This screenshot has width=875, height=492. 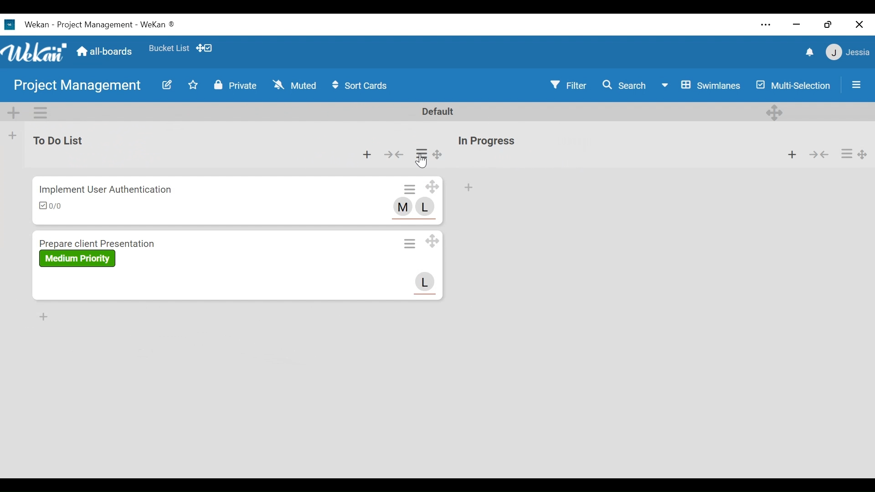 I want to click on List Actions, so click(x=847, y=153).